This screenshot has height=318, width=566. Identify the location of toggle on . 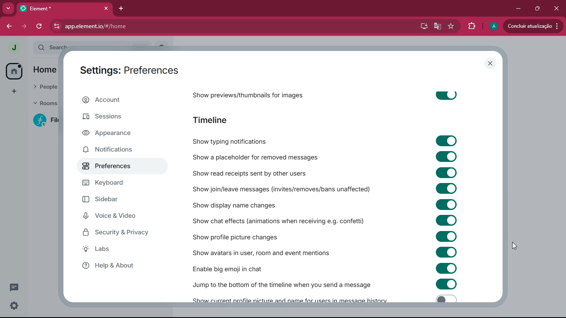
(445, 94).